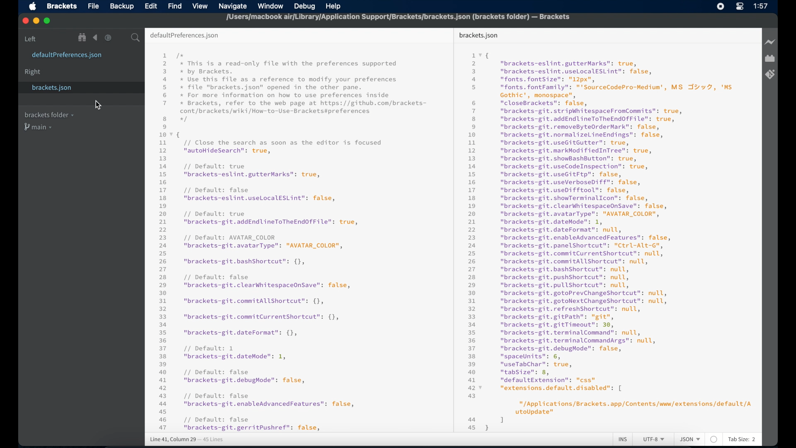 The height and width of the screenshot is (448, 796). I want to click on control center, so click(740, 7).